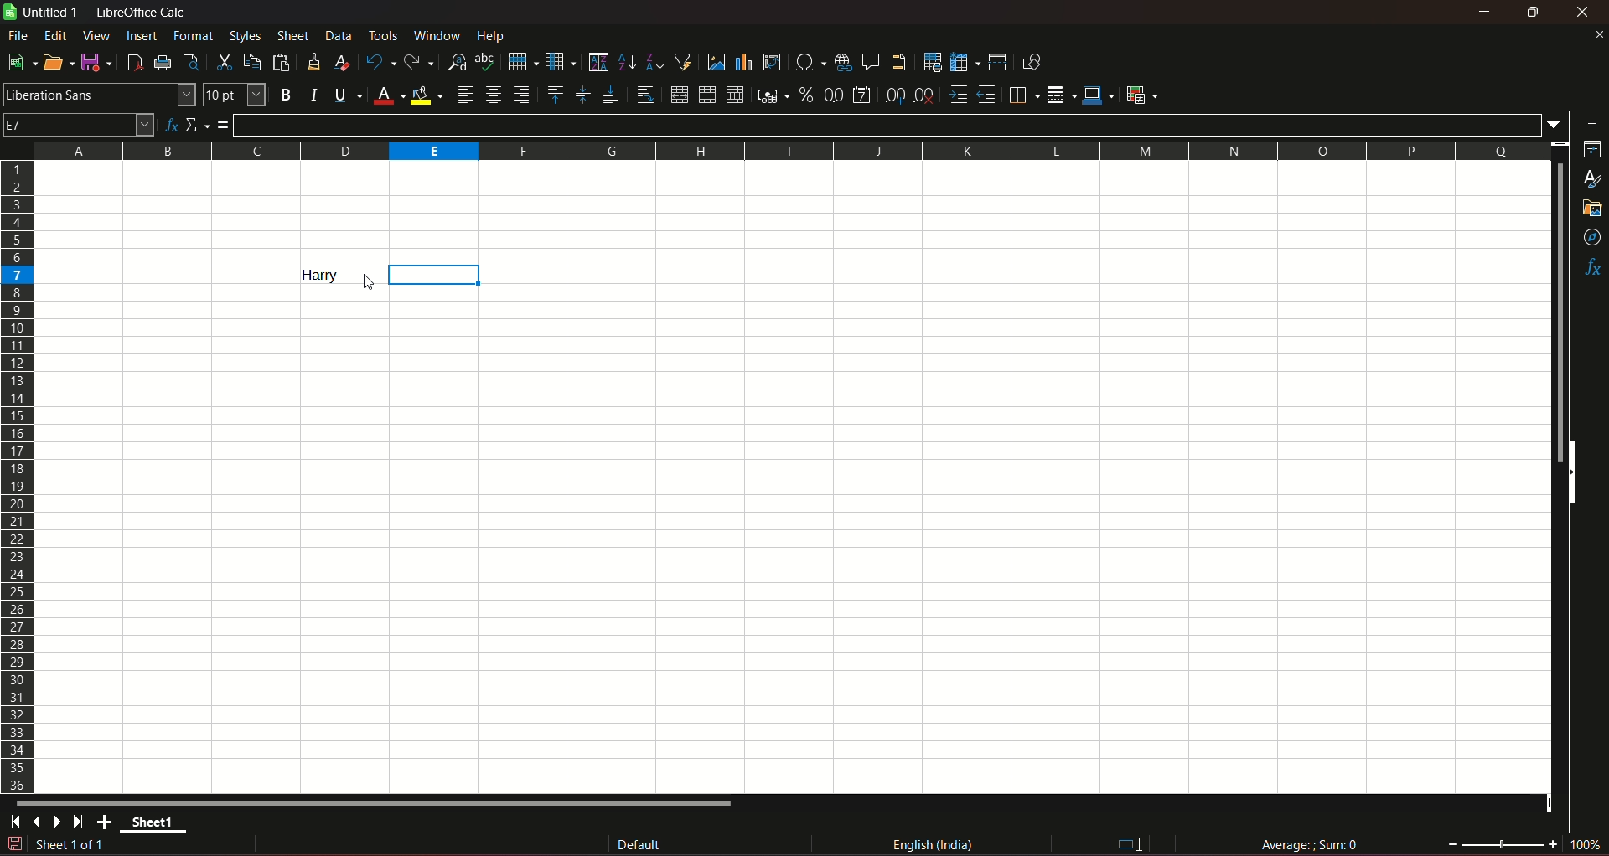  I want to click on font color, so click(389, 96).